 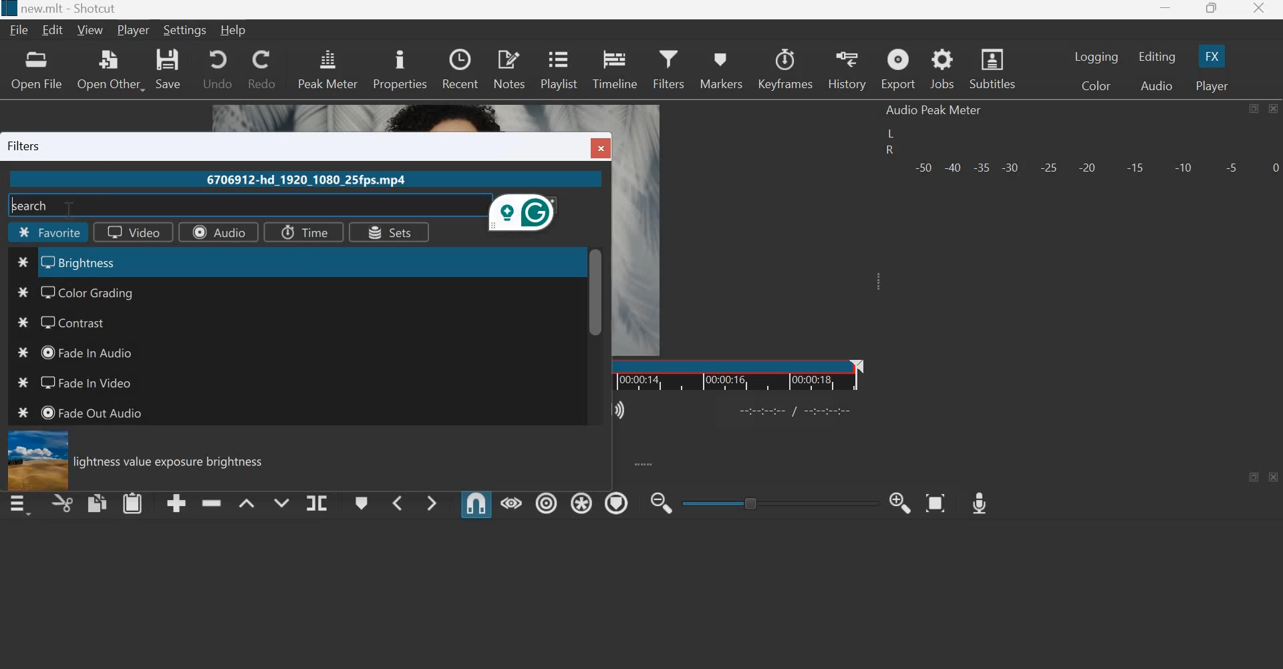 What do you see at coordinates (23, 292) in the screenshot?
I see `` at bounding box center [23, 292].